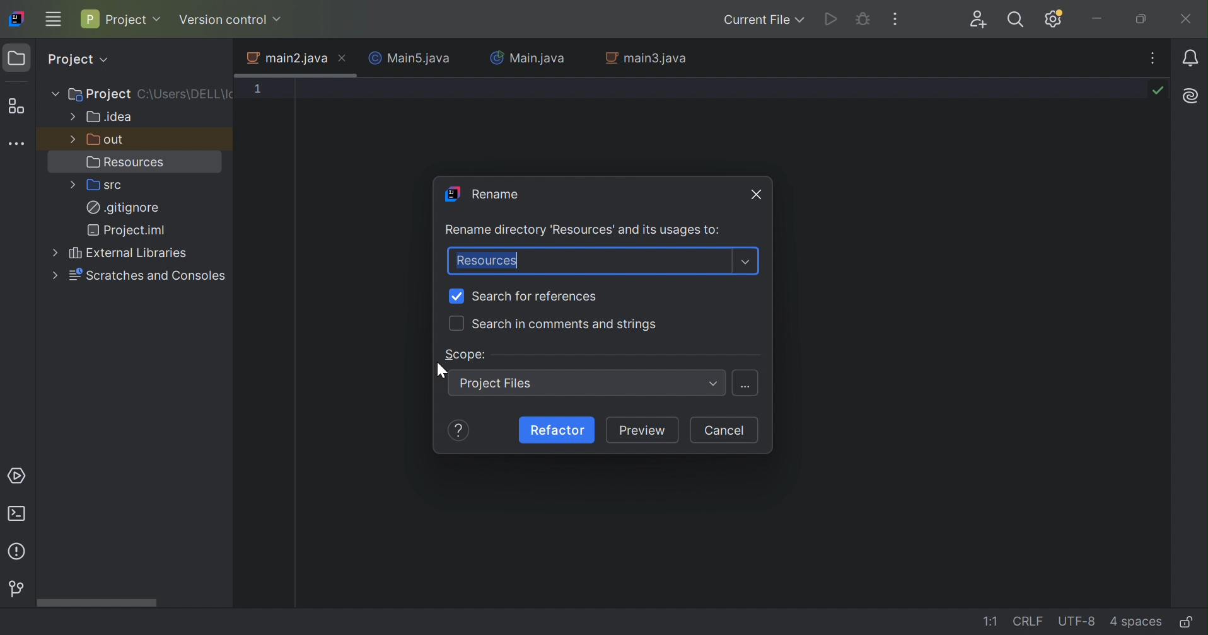  What do you see at coordinates (485, 261) in the screenshot?
I see `Resources` at bounding box center [485, 261].